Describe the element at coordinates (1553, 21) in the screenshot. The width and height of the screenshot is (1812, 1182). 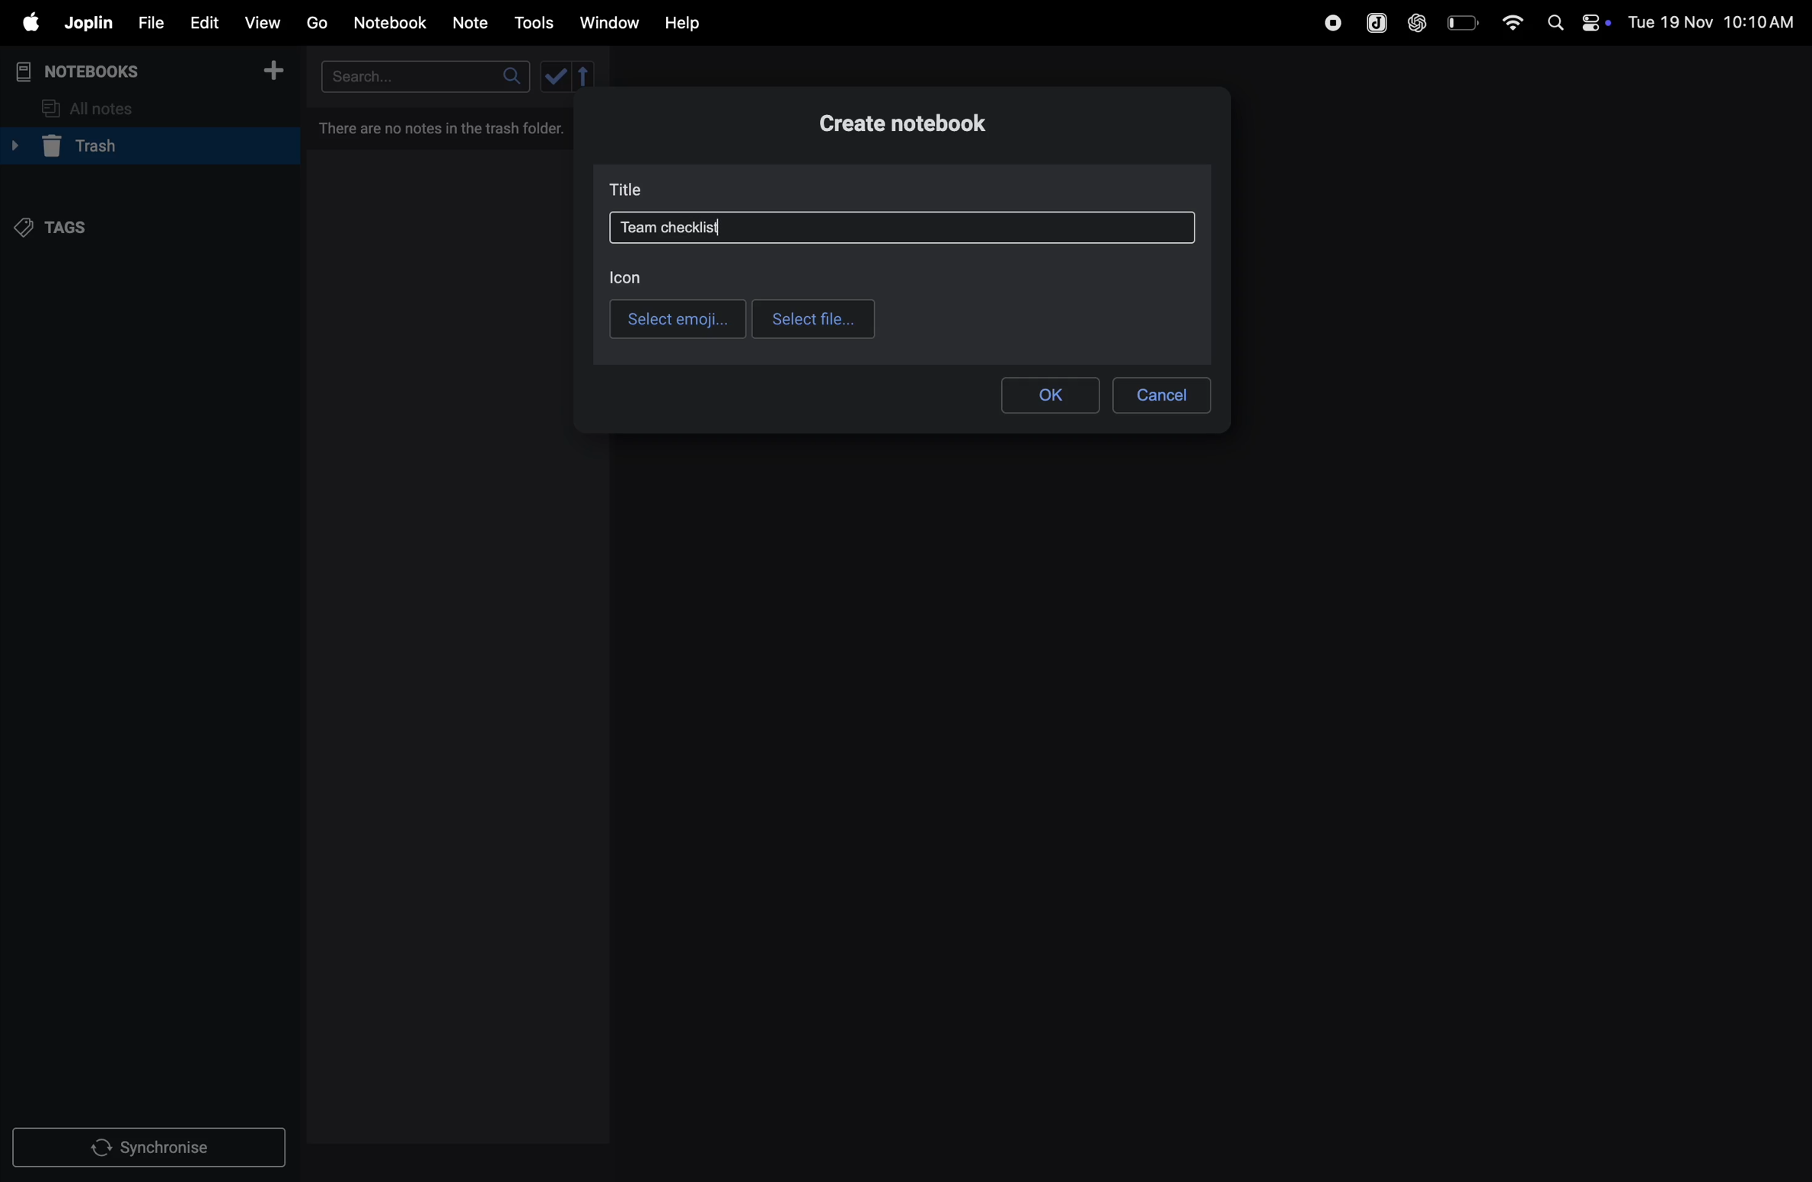
I see `search` at that location.